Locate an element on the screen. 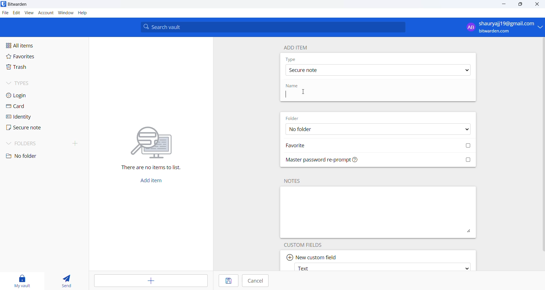 The image size is (545, 290).  is located at coordinates (294, 119).